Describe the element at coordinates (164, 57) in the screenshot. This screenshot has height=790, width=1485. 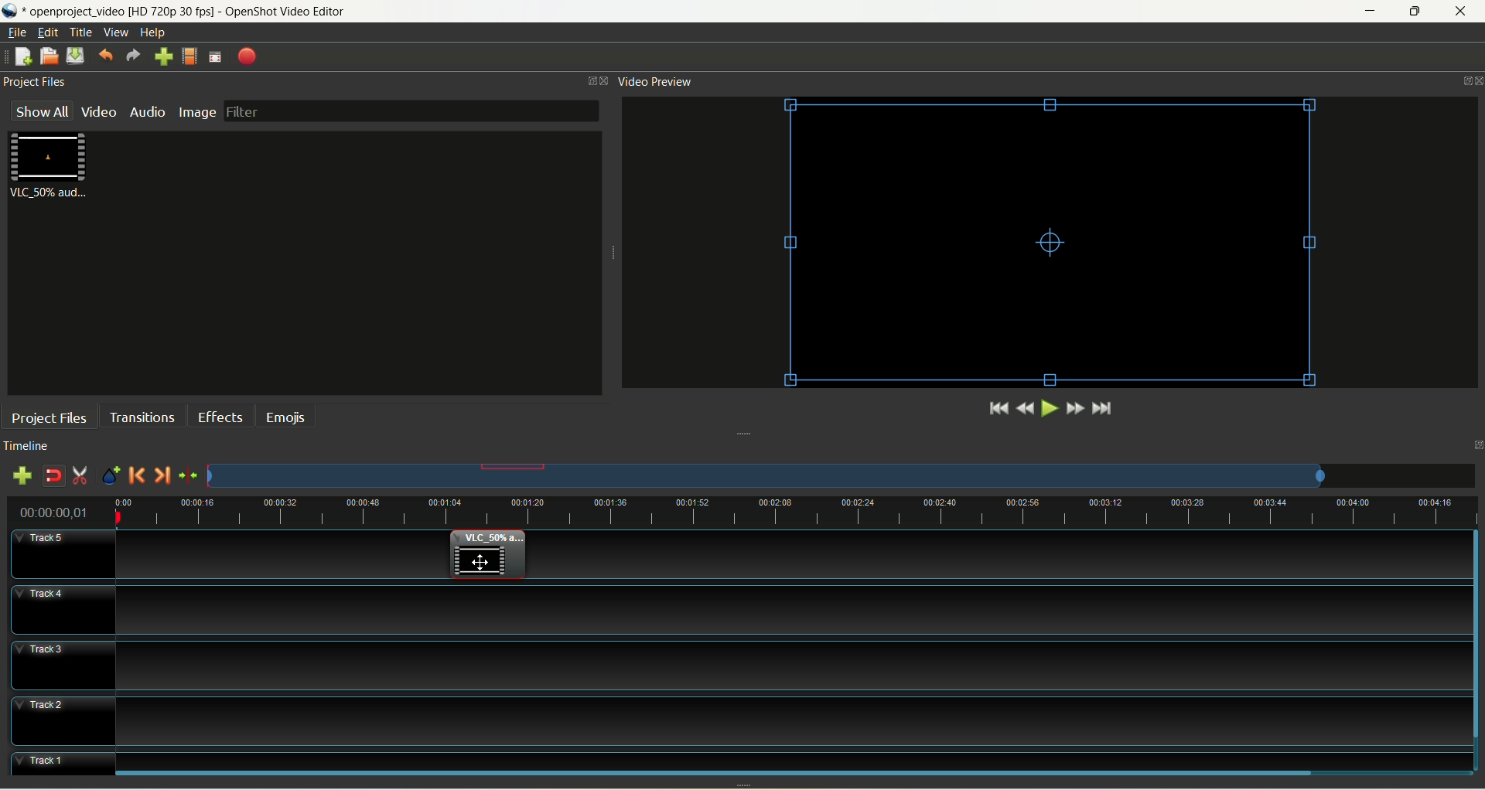
I see `import file` at that location.